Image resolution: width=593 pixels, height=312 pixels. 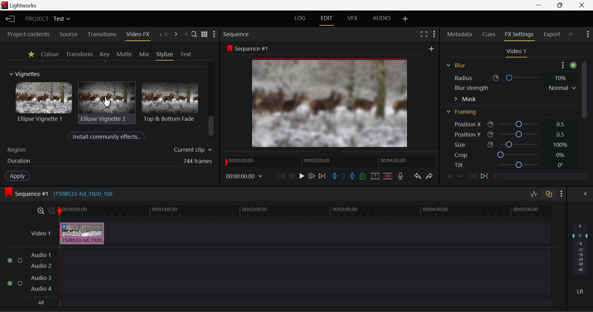 I want to click on Video Layer, so click(x=40, y=233).